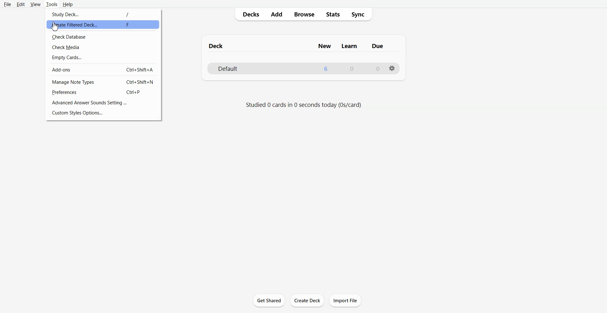 The image size is (607, 313). What do you see at coordinates (103, 92) in the screenshot?
I see `Preferences` at bounding box center [103, 92].